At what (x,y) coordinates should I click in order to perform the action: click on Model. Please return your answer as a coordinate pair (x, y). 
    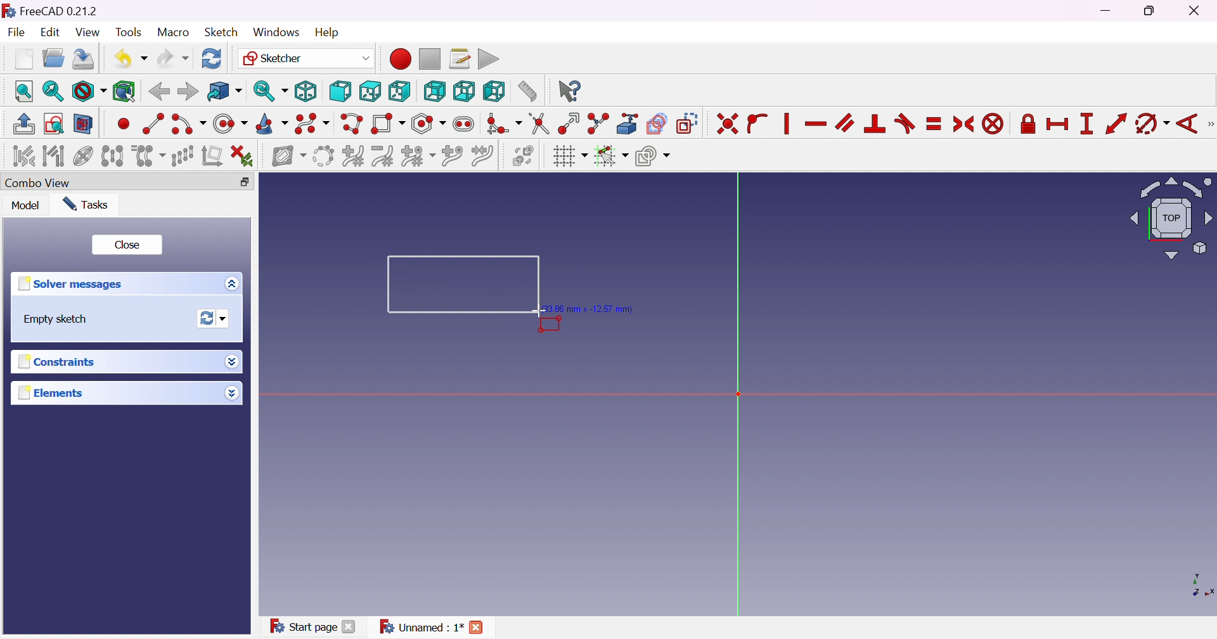
    Looking at the image, I should click on (27, 205).